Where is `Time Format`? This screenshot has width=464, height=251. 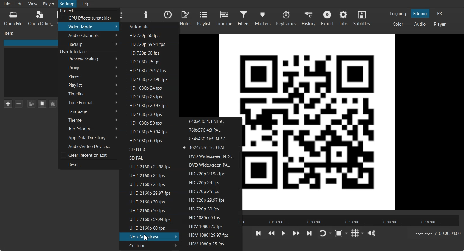 Time Format is located at coordinates (89, 102).